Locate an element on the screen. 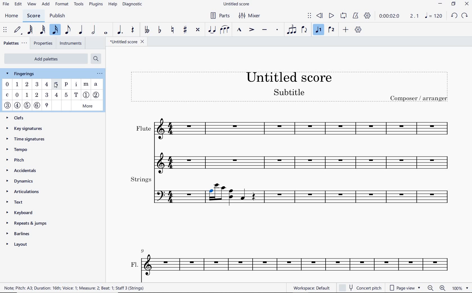 The width and height of the screenshot is (472, 293). LH GUITAR FINGERING 1 is located at coordinates (27, 95).